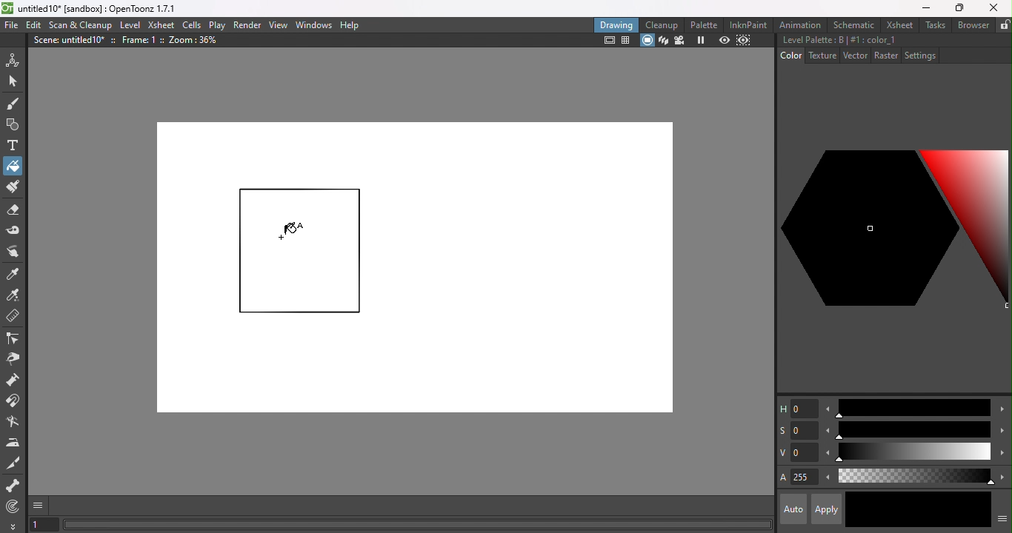 The height and width of the screenshot is (533, 1012). Describe the element at coordinates (44, 526) in the screenshot. I see `Set the current frame` at that location.